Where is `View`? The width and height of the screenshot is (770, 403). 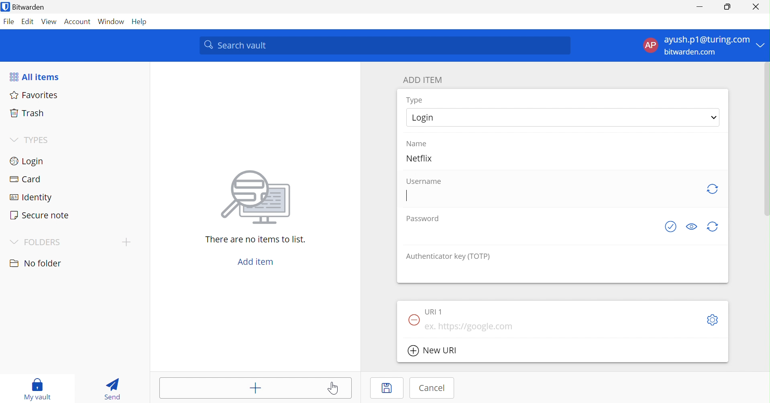 View is located at coordinates (49, 22).